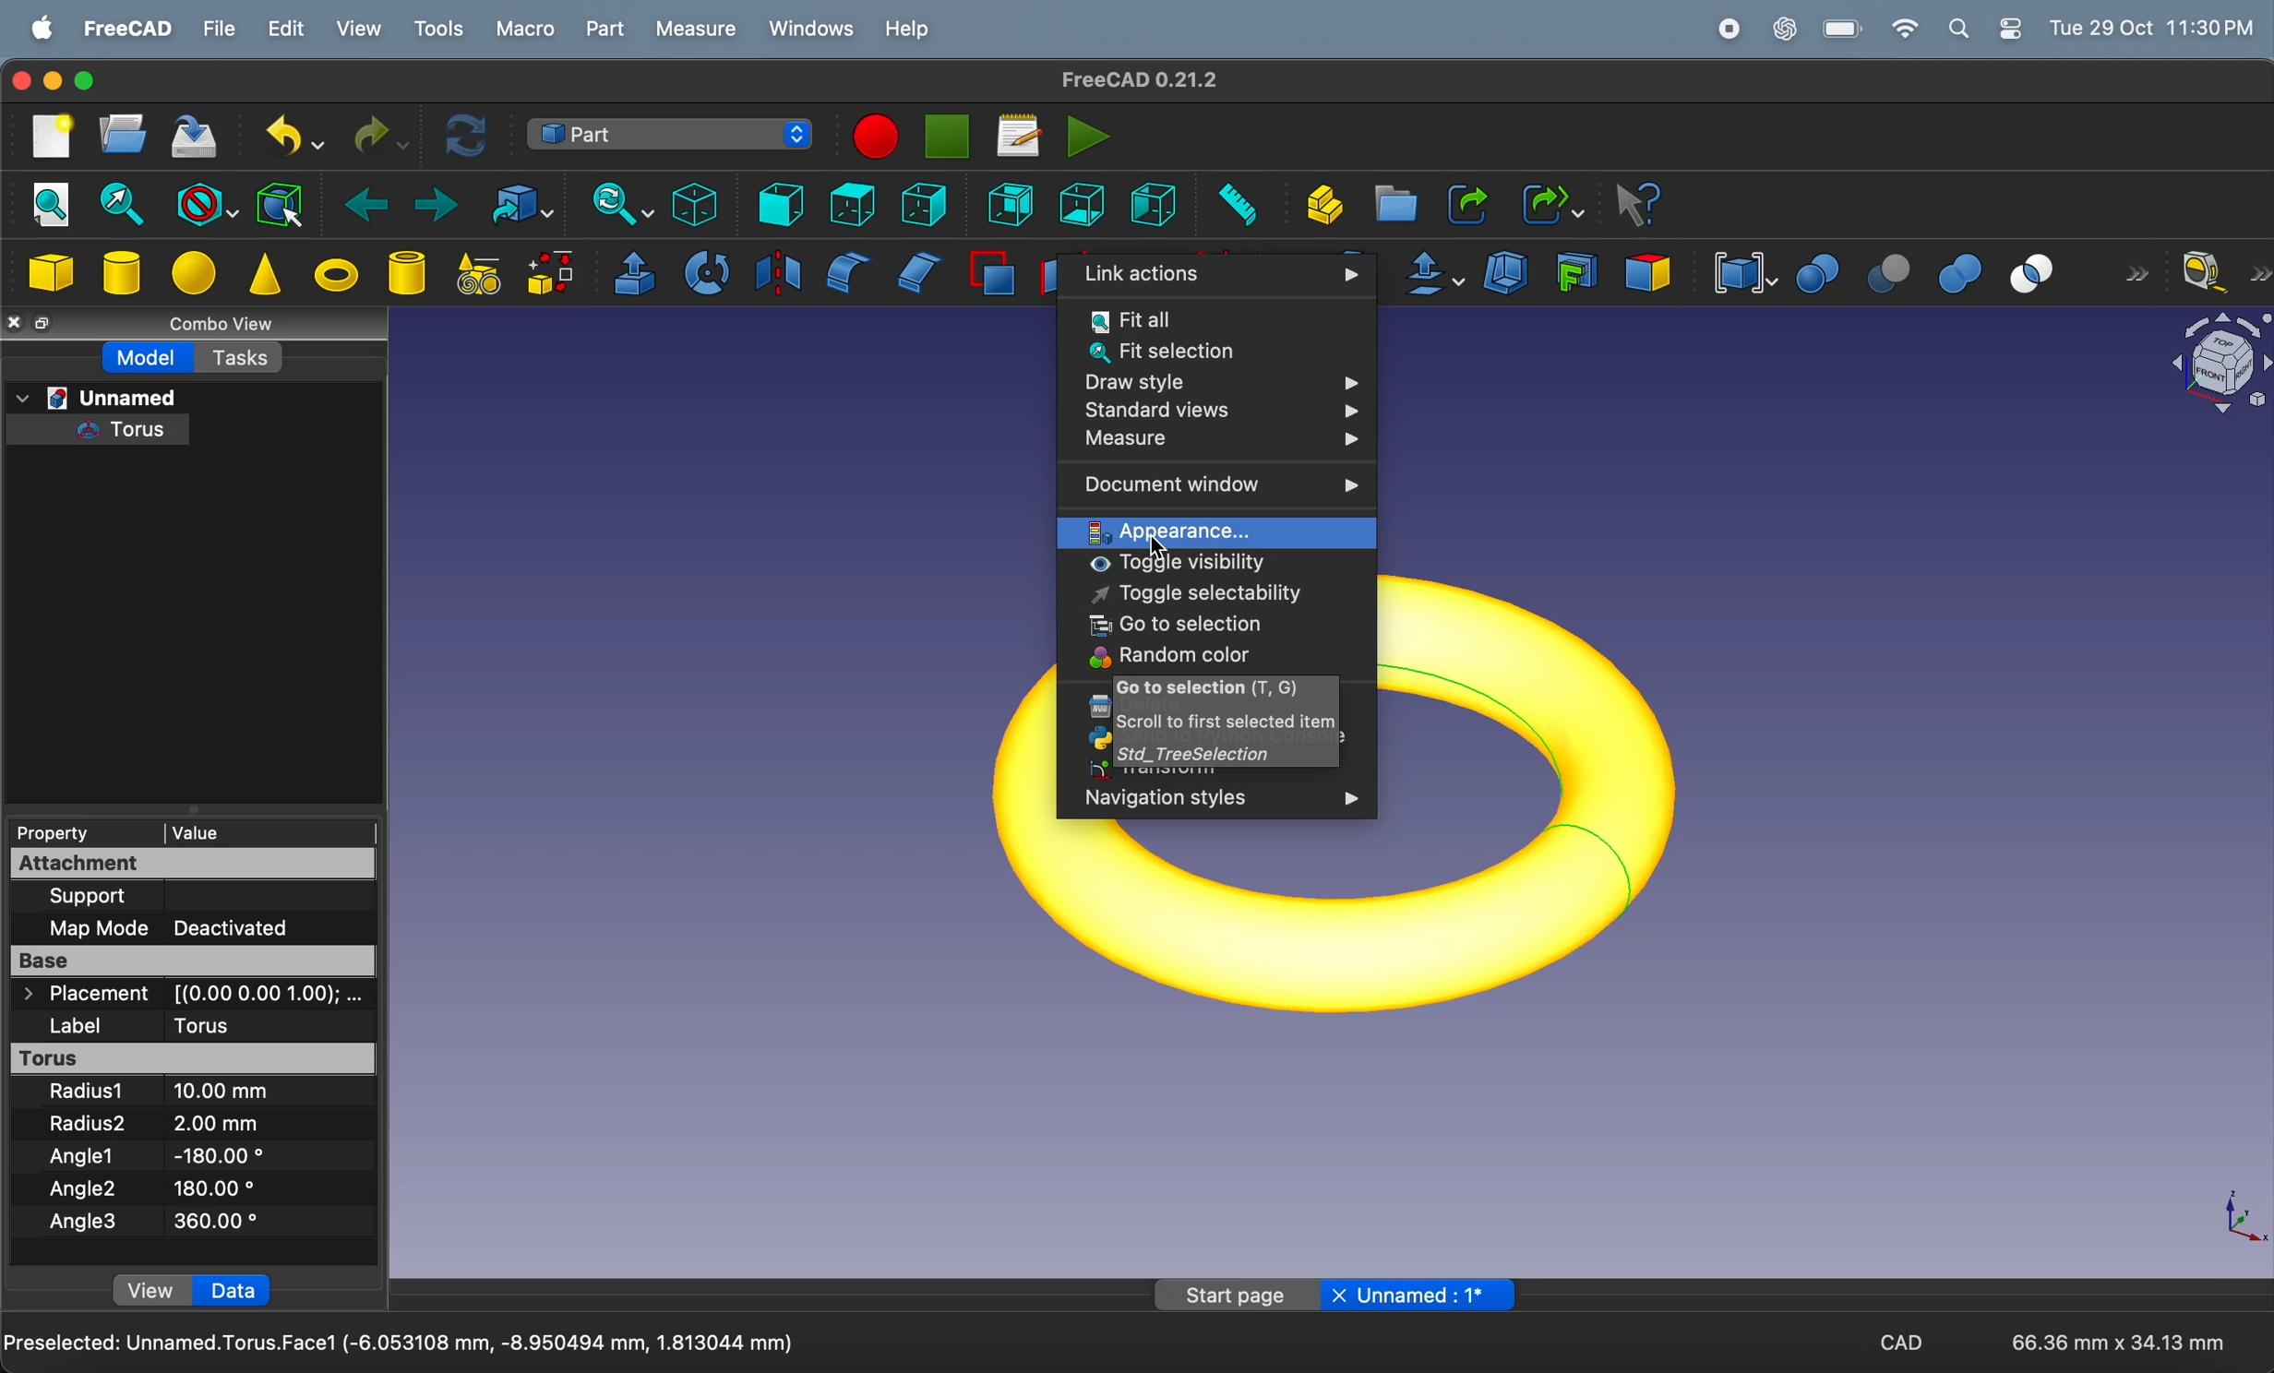 The image size is (2274, 1373). I want to click on go to selection, so click(1176, 627).